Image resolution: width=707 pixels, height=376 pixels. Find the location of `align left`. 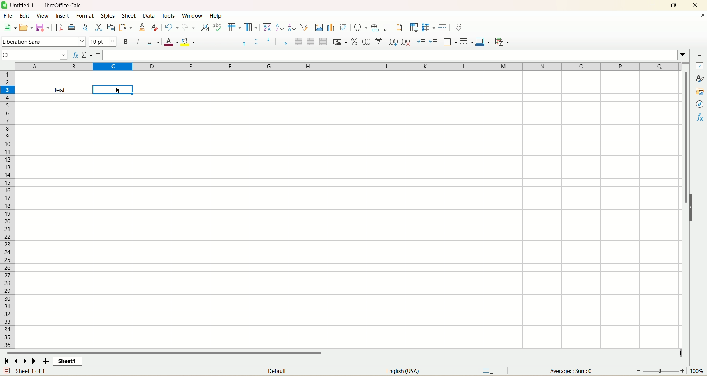

align left is located at coordinates (204, 42).